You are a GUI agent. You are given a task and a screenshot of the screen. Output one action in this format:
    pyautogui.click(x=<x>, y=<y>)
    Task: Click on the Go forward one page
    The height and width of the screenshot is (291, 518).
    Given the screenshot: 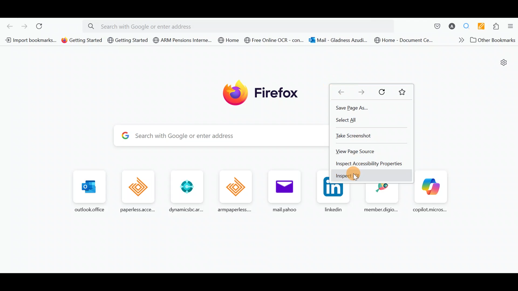 What is the action you would take?
    pyautogui.click(x=24, y=26)
    